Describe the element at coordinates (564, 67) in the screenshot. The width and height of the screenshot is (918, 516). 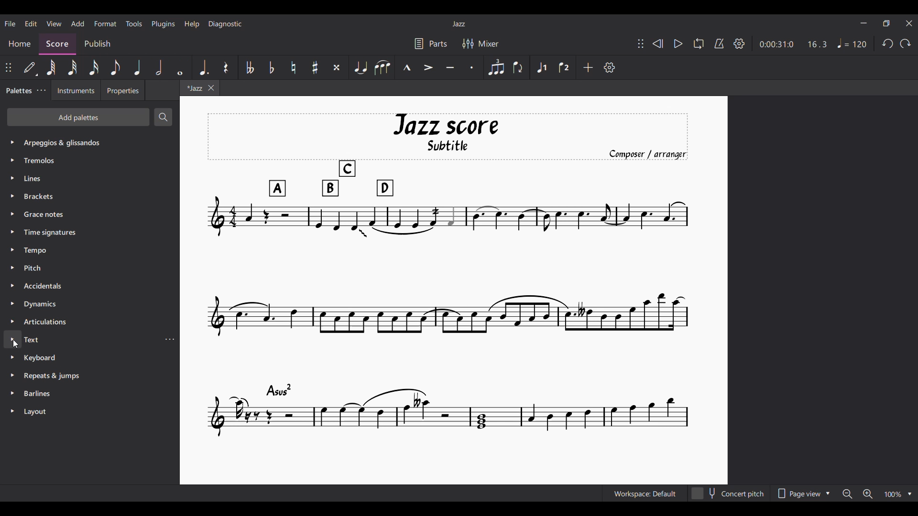
I see `Voice 2` at that location.